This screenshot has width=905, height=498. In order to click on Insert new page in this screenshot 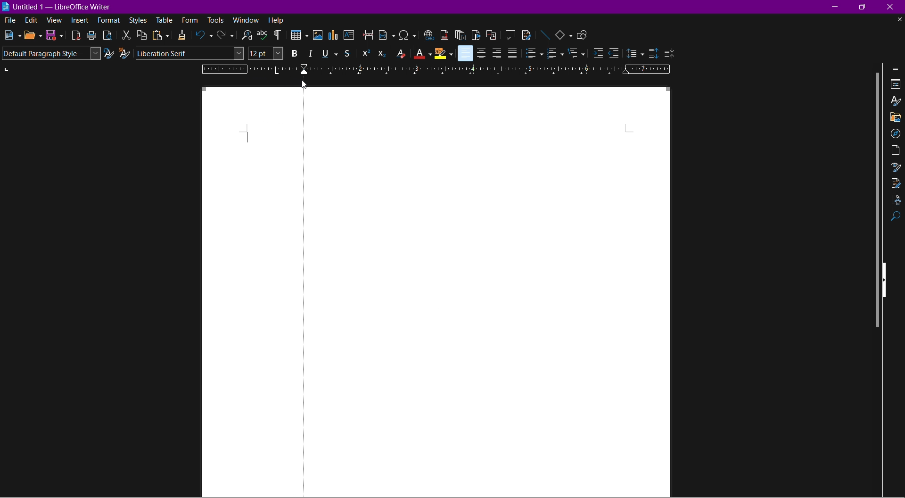, I will do `click(387, 35)`.